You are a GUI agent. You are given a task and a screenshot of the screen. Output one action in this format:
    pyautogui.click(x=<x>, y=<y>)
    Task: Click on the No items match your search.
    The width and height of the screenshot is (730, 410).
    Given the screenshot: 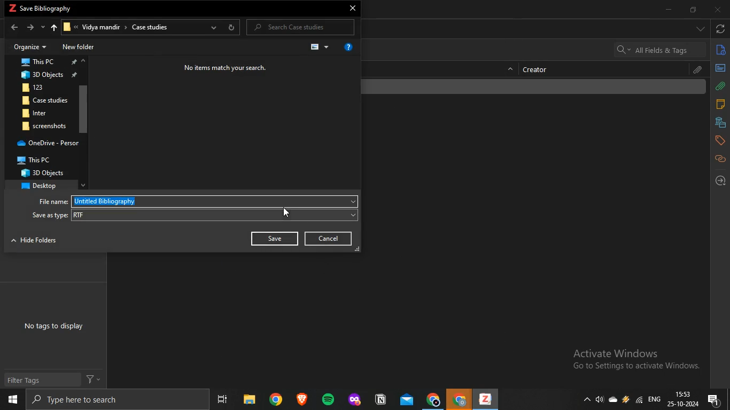 What is the action you would take?
    pyautogui.click(x=228, y=70)
    